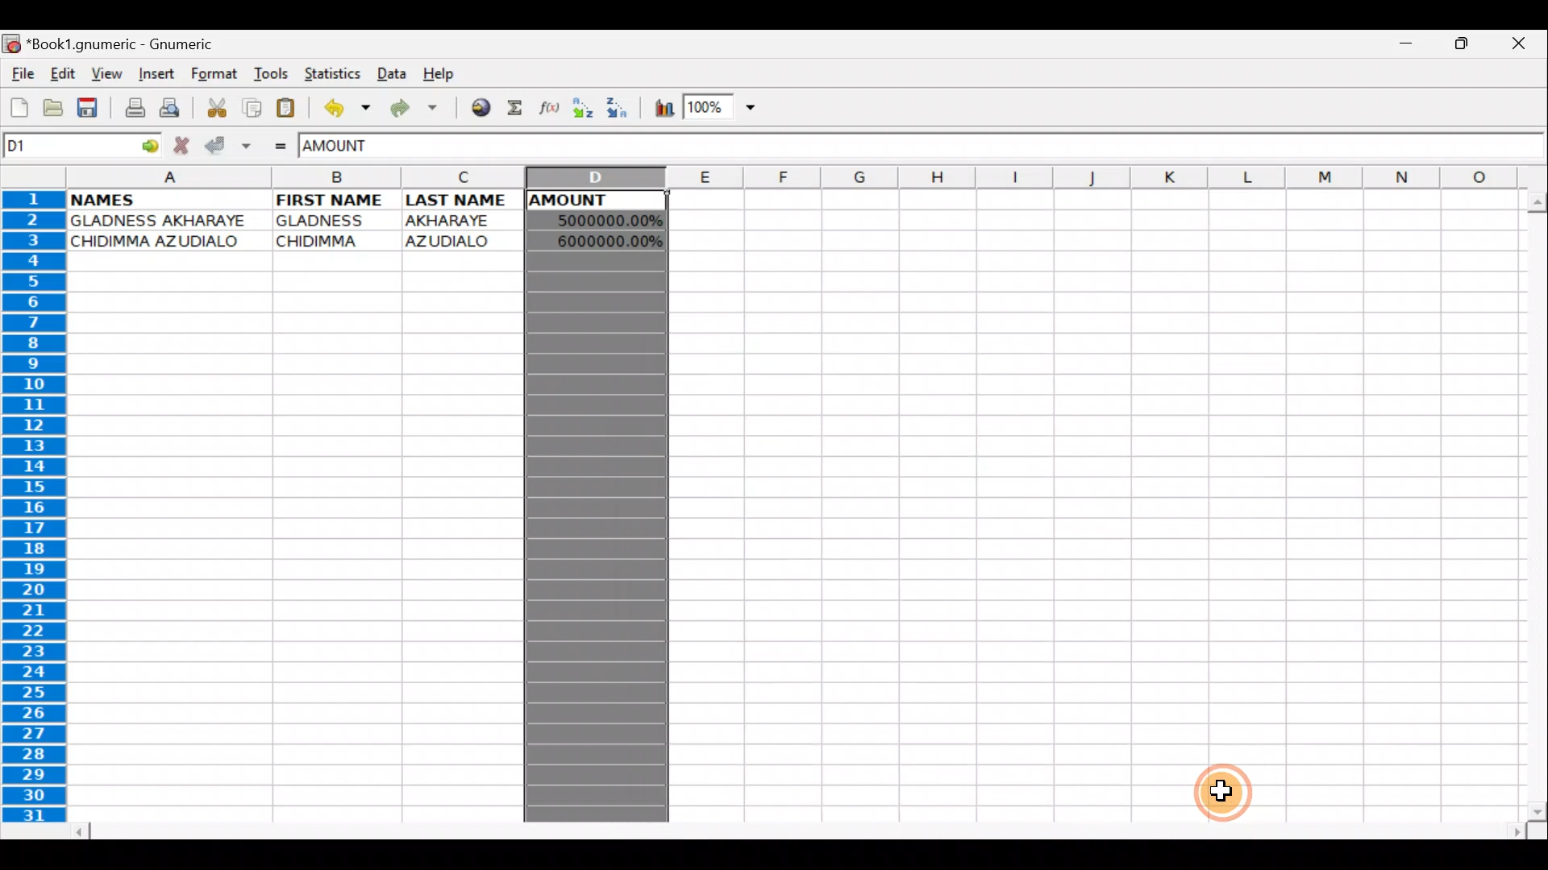 The height and width of the screenshot is (870, 1548). Describe the element at coordinates (580, 202) in the screenshot. I see `AMOUNT` at that location.